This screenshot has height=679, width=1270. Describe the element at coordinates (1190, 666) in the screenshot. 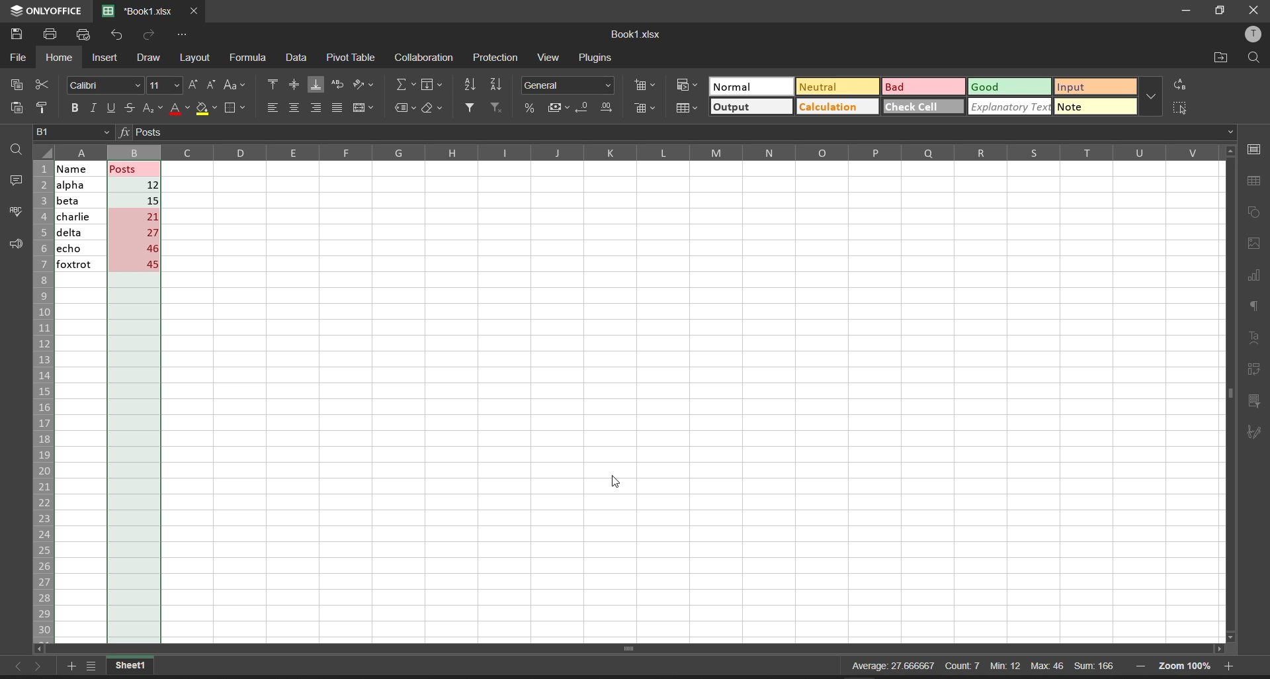

I see `zoom 100%` at that location.